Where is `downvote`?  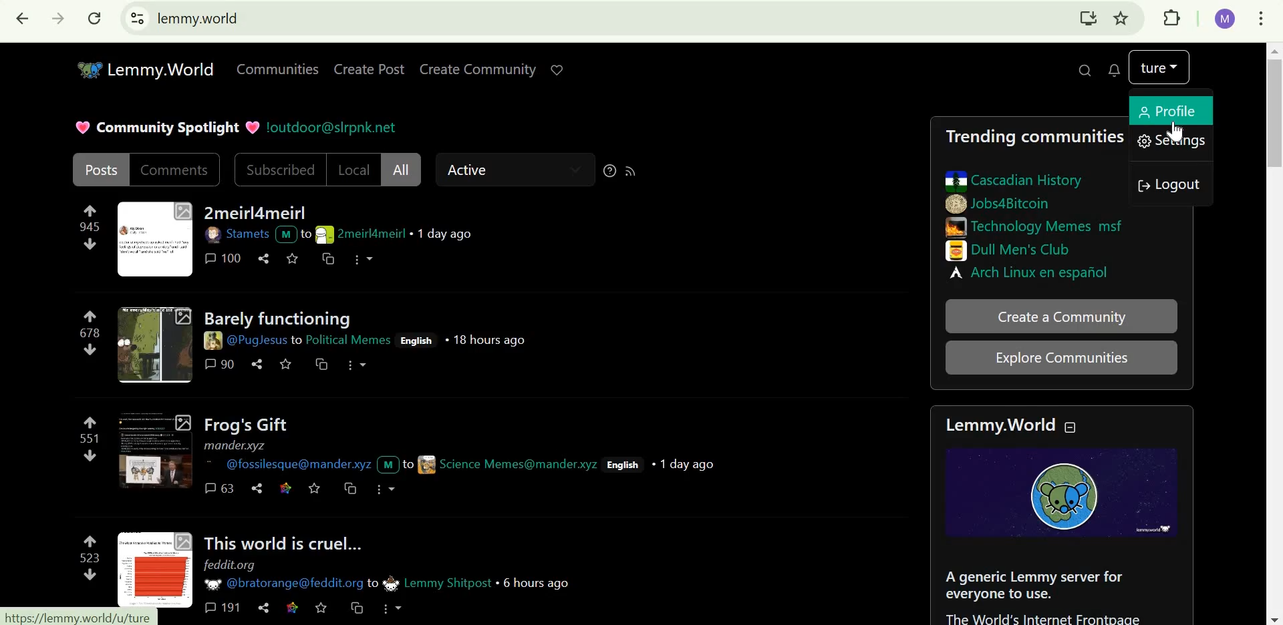 downvote is located at coordinates (89, 457).